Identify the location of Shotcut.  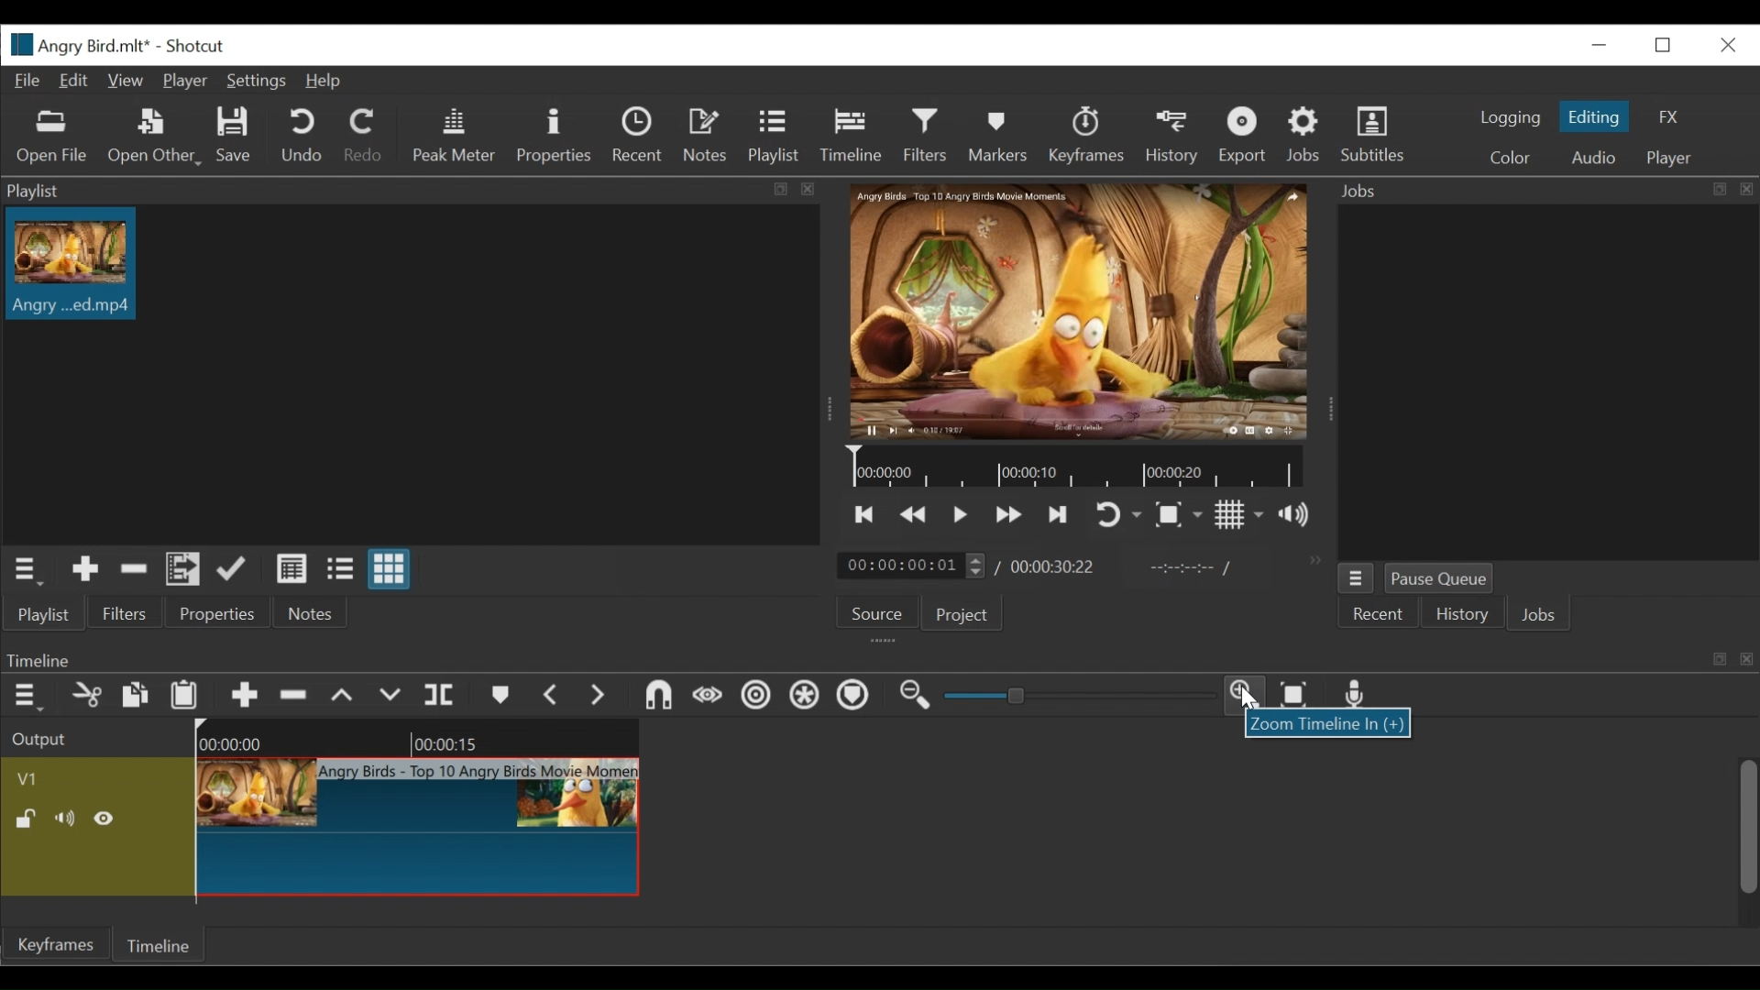
(196, 47).